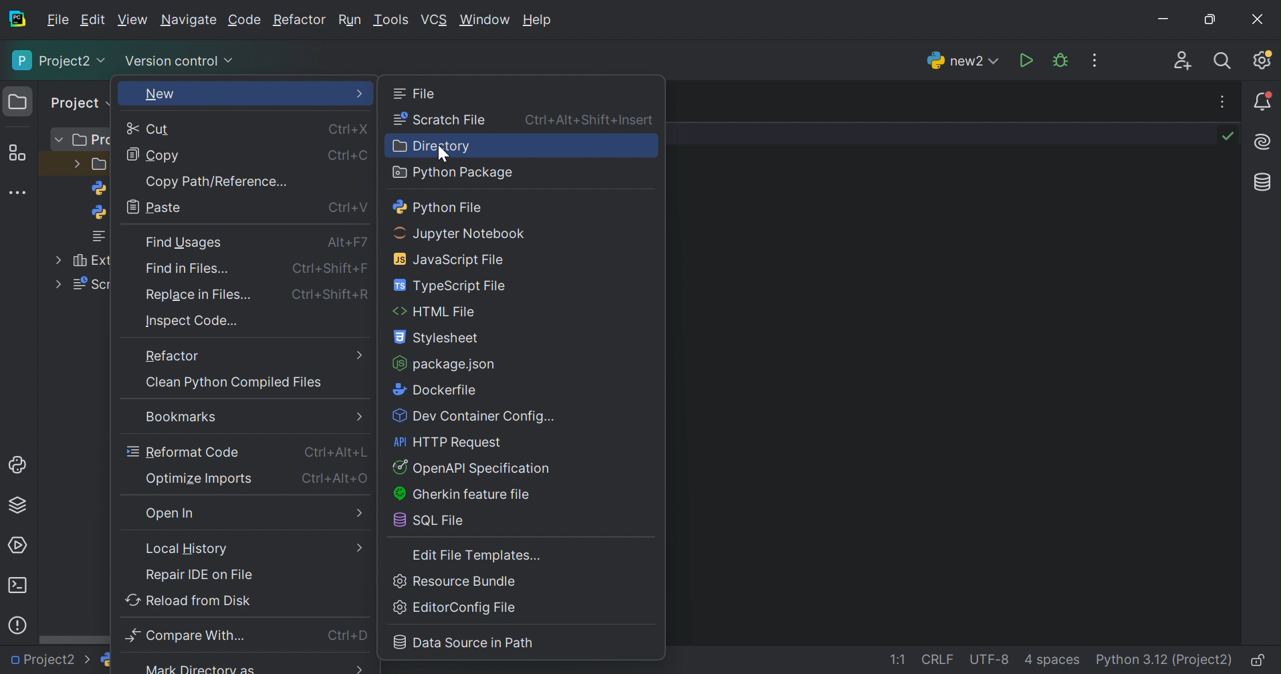 The image size is (1281, 674). I want to click on Ctrl+Shift+R, so click(330, 295).